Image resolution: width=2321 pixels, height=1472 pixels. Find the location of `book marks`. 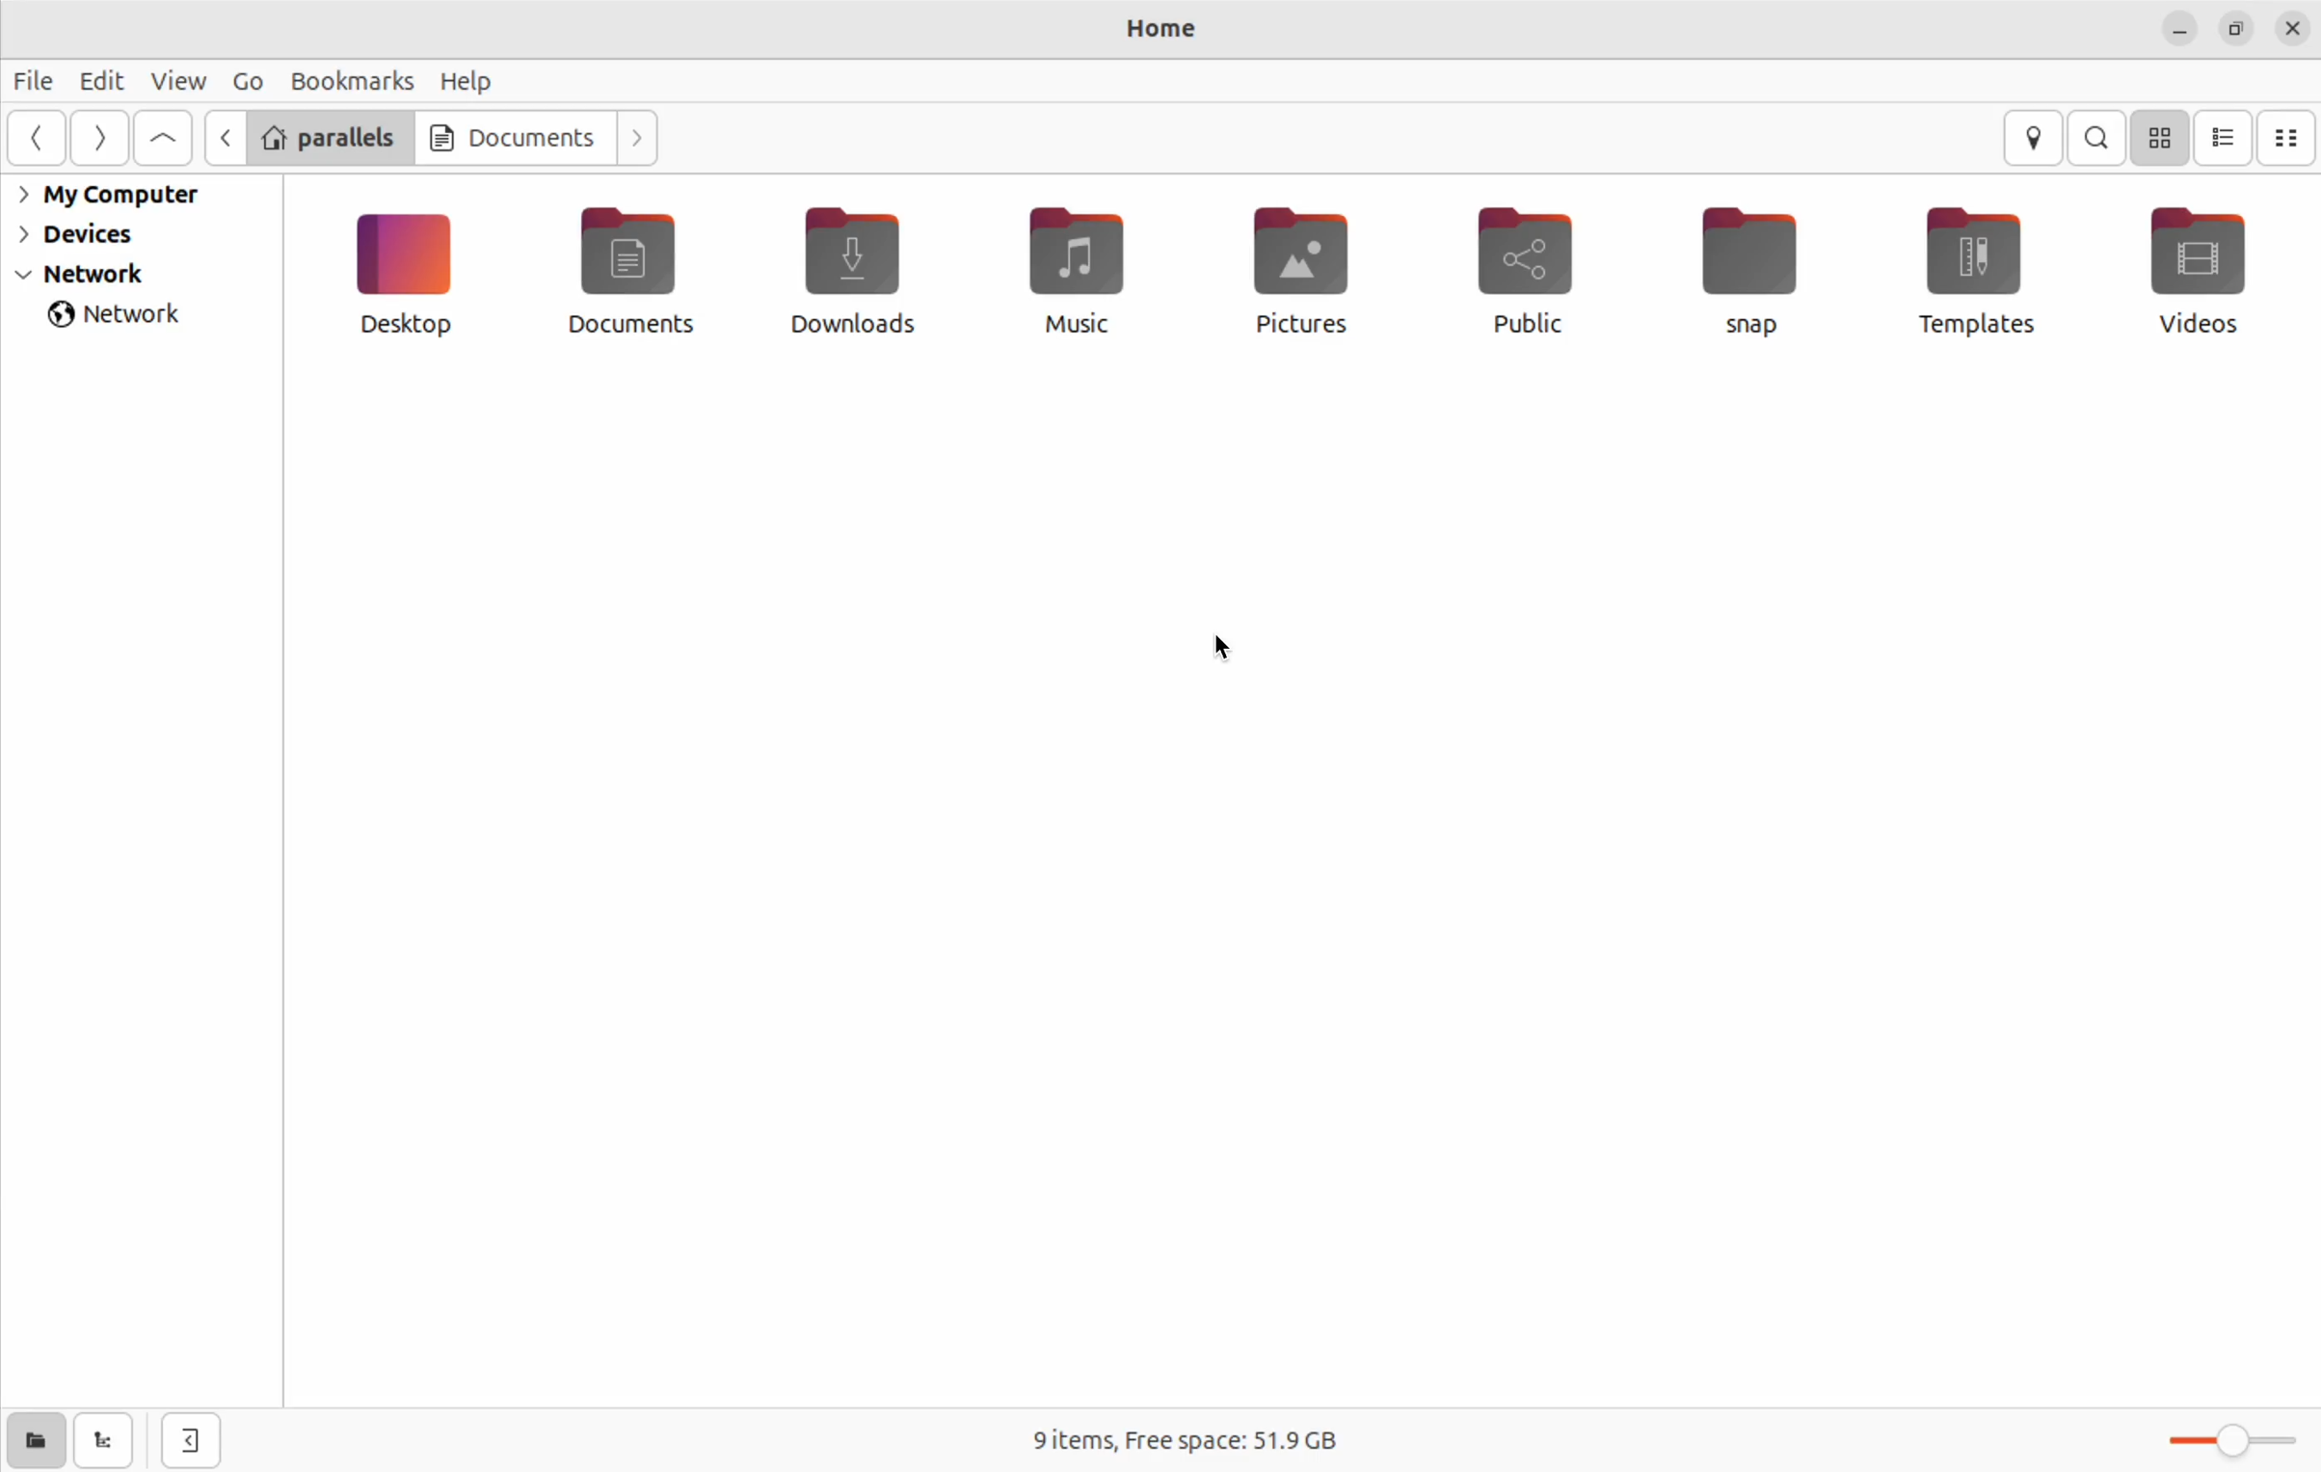

book marks is located at coordinates (346, 82).